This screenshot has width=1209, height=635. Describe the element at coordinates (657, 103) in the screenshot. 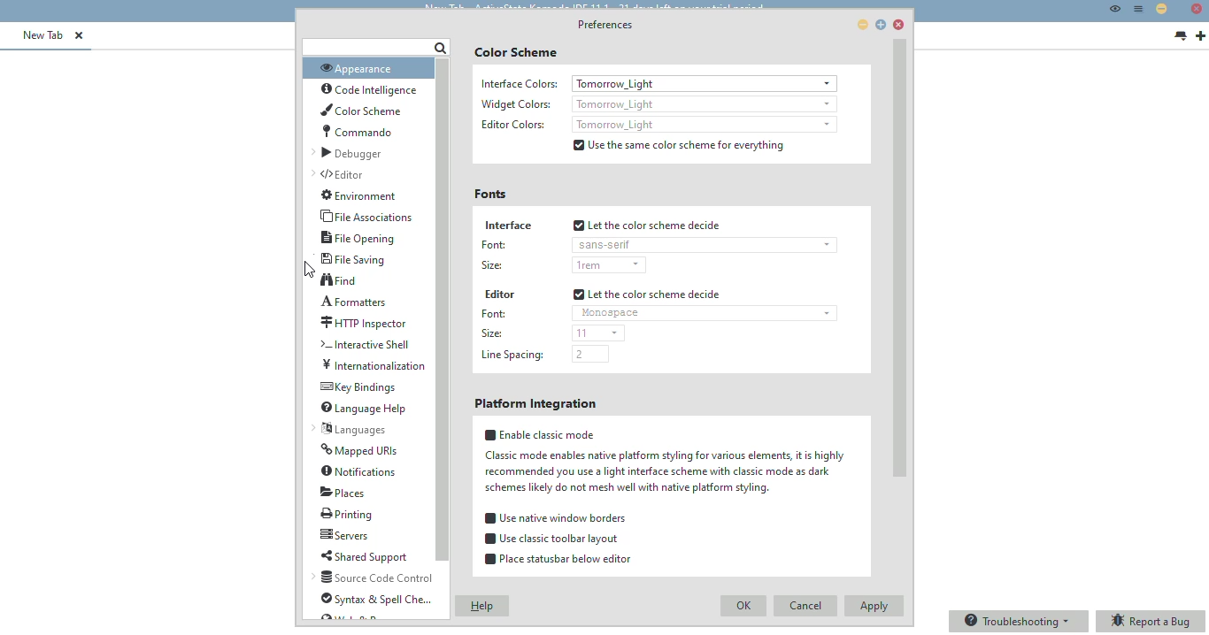

I see `widget colors: tomorrow_light` at that location.